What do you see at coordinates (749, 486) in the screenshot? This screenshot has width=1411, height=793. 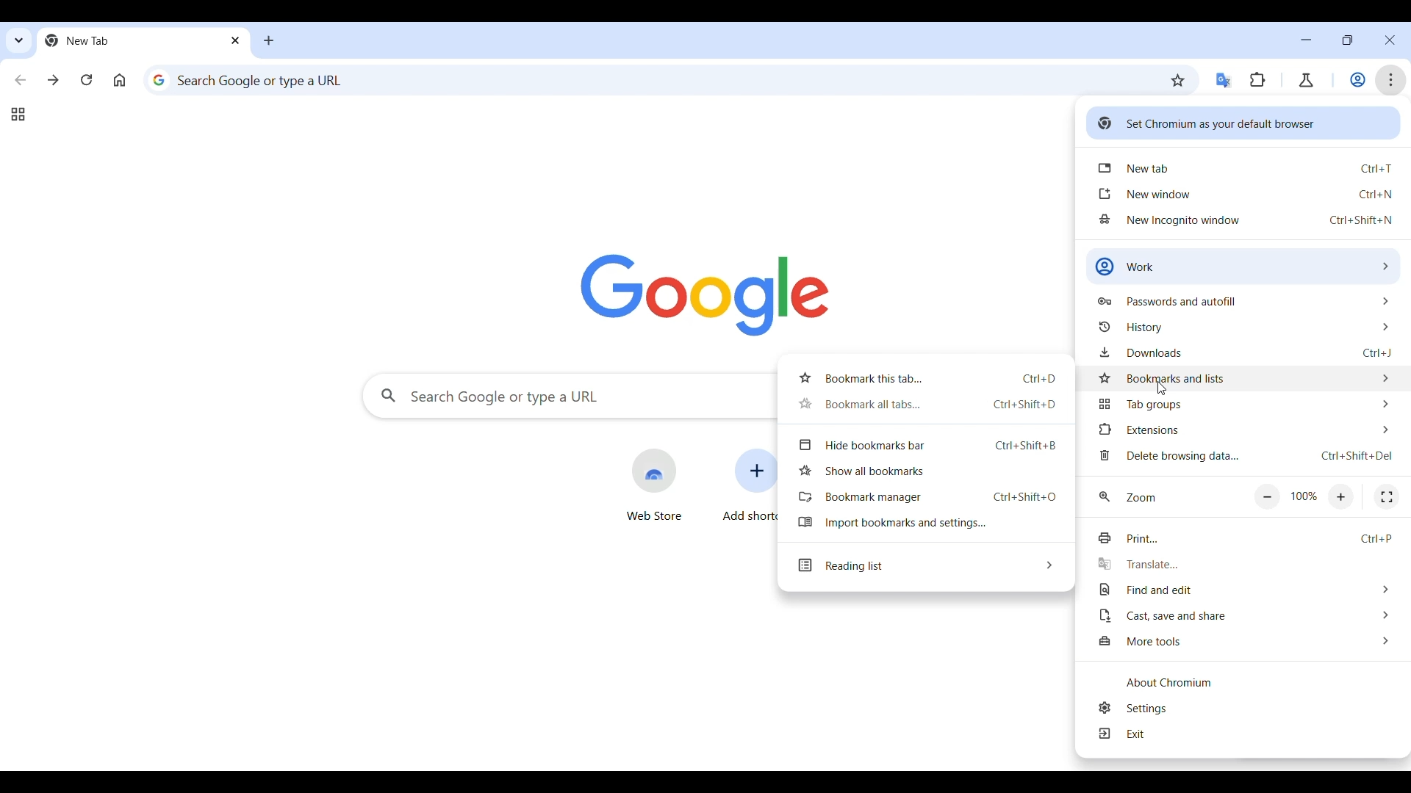 I see `Add shortcut` at bounding box center [749, 486].